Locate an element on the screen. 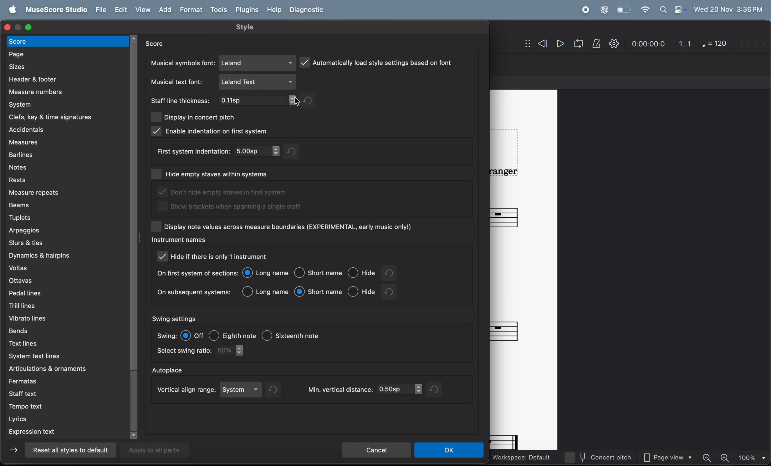 This screenshot has width=771, height=466. arpegios is located at coordinates (56, 230).